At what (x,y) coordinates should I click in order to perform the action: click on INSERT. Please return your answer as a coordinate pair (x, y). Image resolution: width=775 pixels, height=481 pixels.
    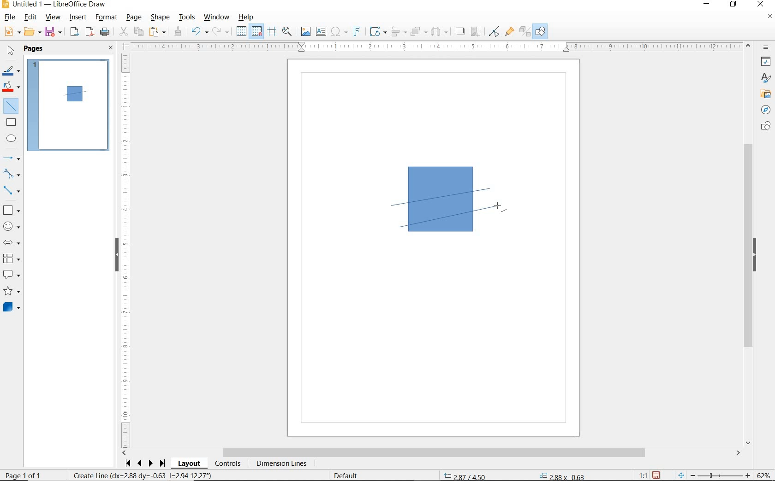
    Looking at the image, I should click on (78, 18).